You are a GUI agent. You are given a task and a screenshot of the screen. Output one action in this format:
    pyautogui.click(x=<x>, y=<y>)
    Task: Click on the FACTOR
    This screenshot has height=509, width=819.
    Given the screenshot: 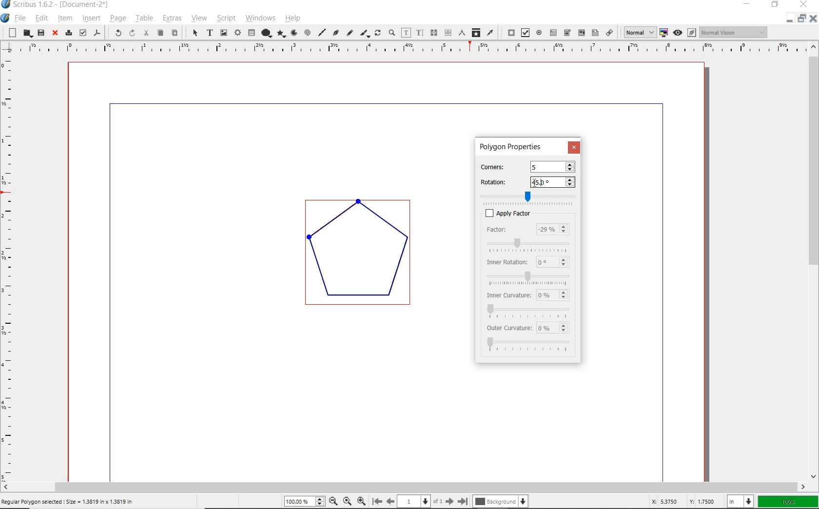 What is the action you would take?
    pyautogui.click(x=507, y=230)
    